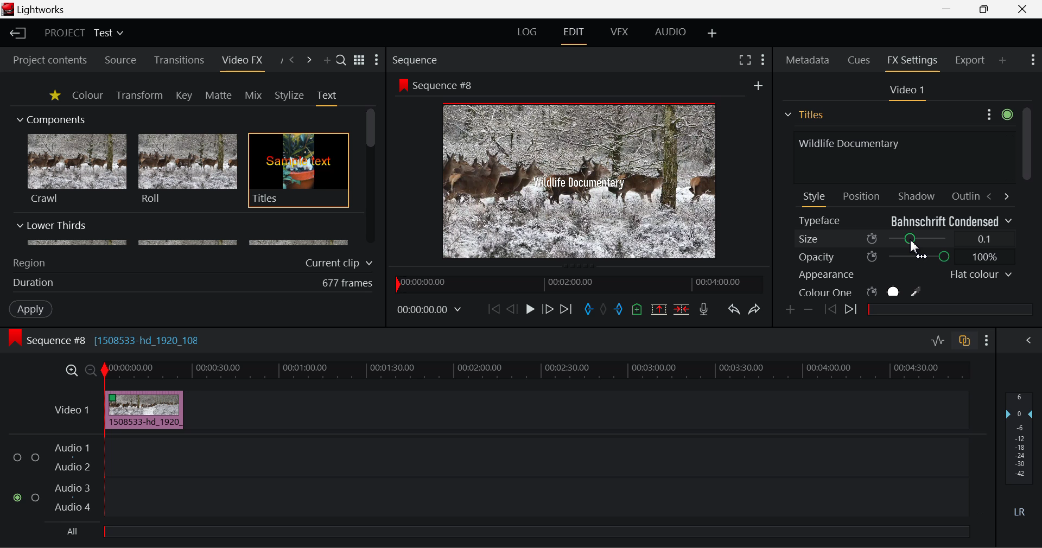 The height and width of the screenshot is (548, 1042). Describe the element at coordinates (1033, 59) in the screenshot. I see `Show Settings` at that location.